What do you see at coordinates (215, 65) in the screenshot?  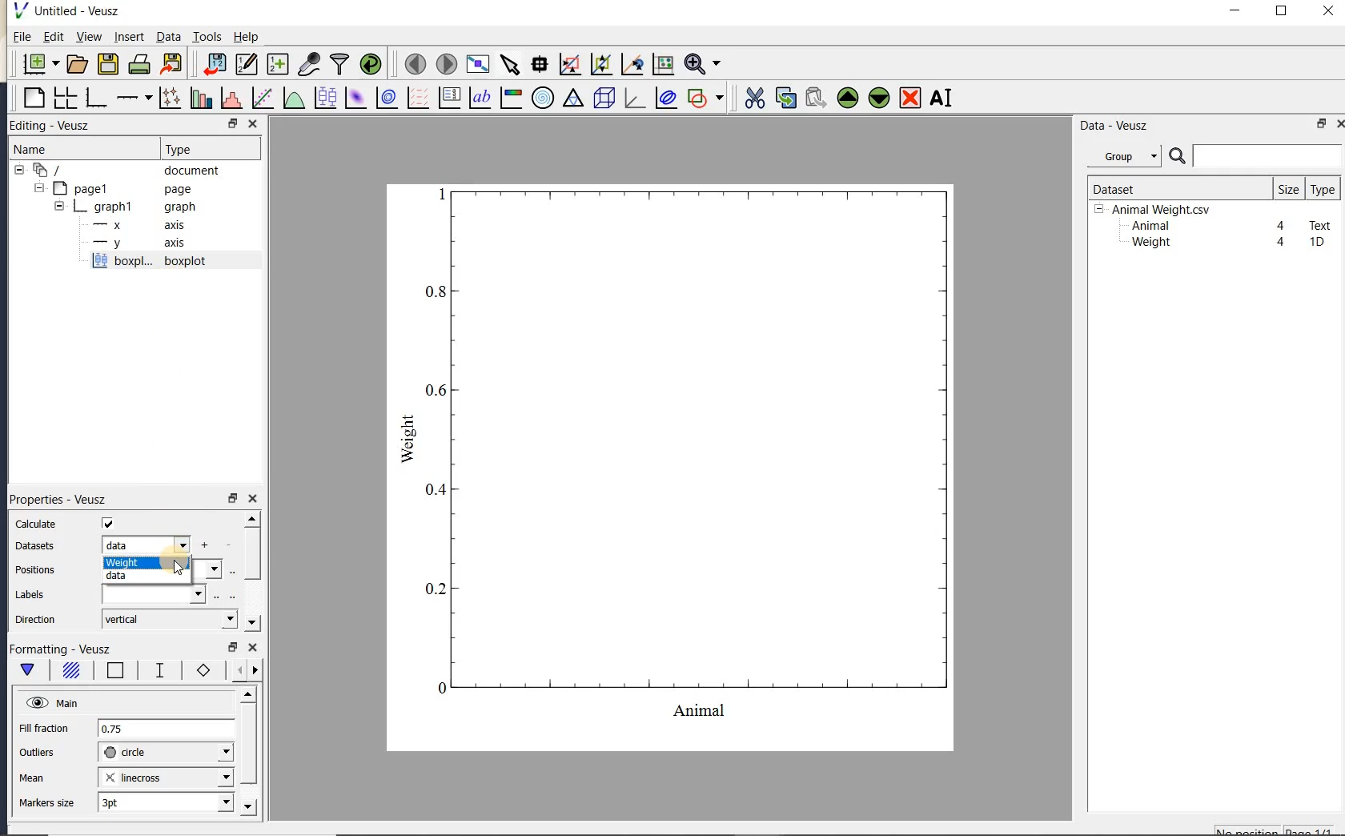 I see `import data into Veusz` at bounding box center [215, 65].